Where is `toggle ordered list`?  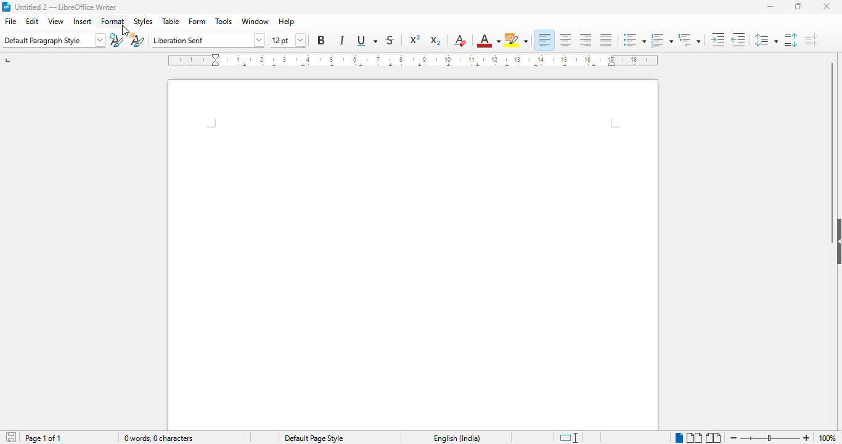
toggle ordered list is located at coordinates (661, 40).